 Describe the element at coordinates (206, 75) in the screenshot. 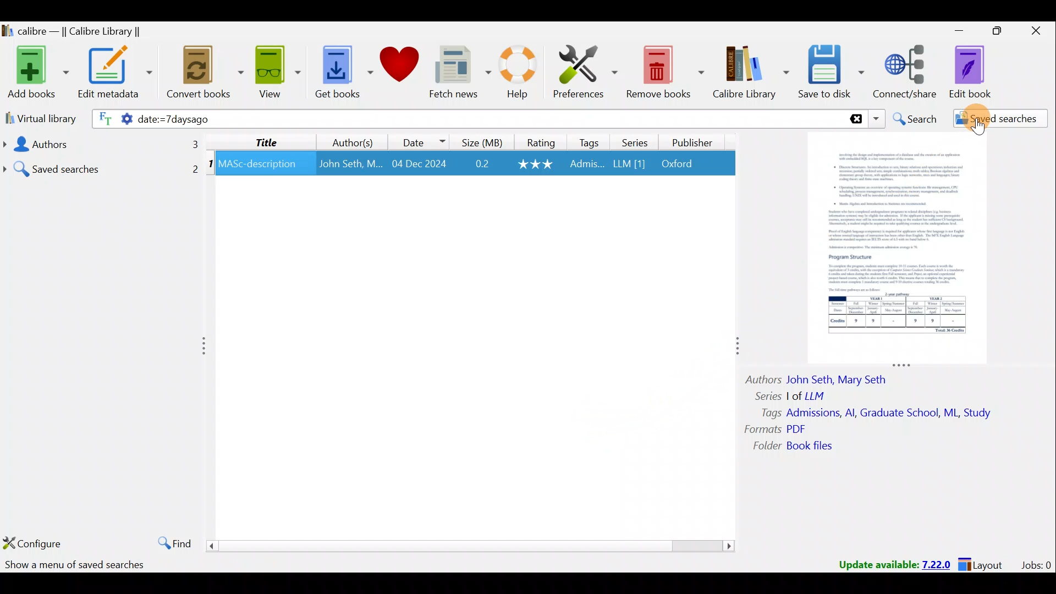

I see `Convert books` at that location.